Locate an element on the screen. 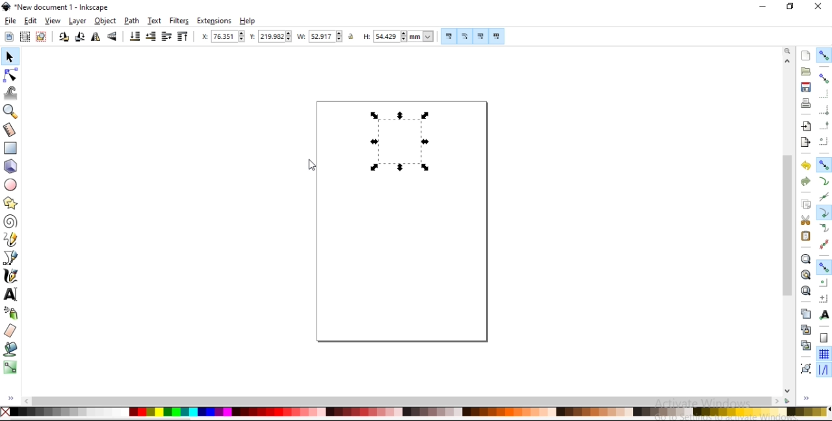 Image resolution: width=832 pixels, height=421 pixels. extensions is located at coordinates (214, 21).